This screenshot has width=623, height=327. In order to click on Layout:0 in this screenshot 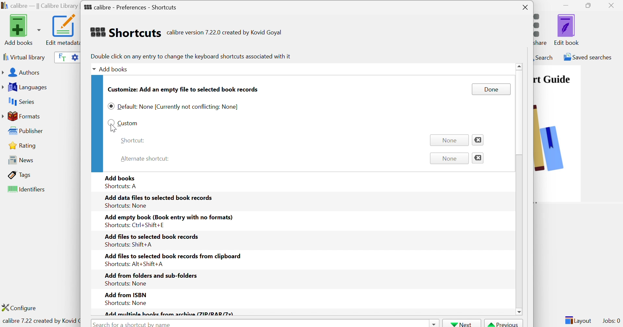, I will do `click(578, 320)`.